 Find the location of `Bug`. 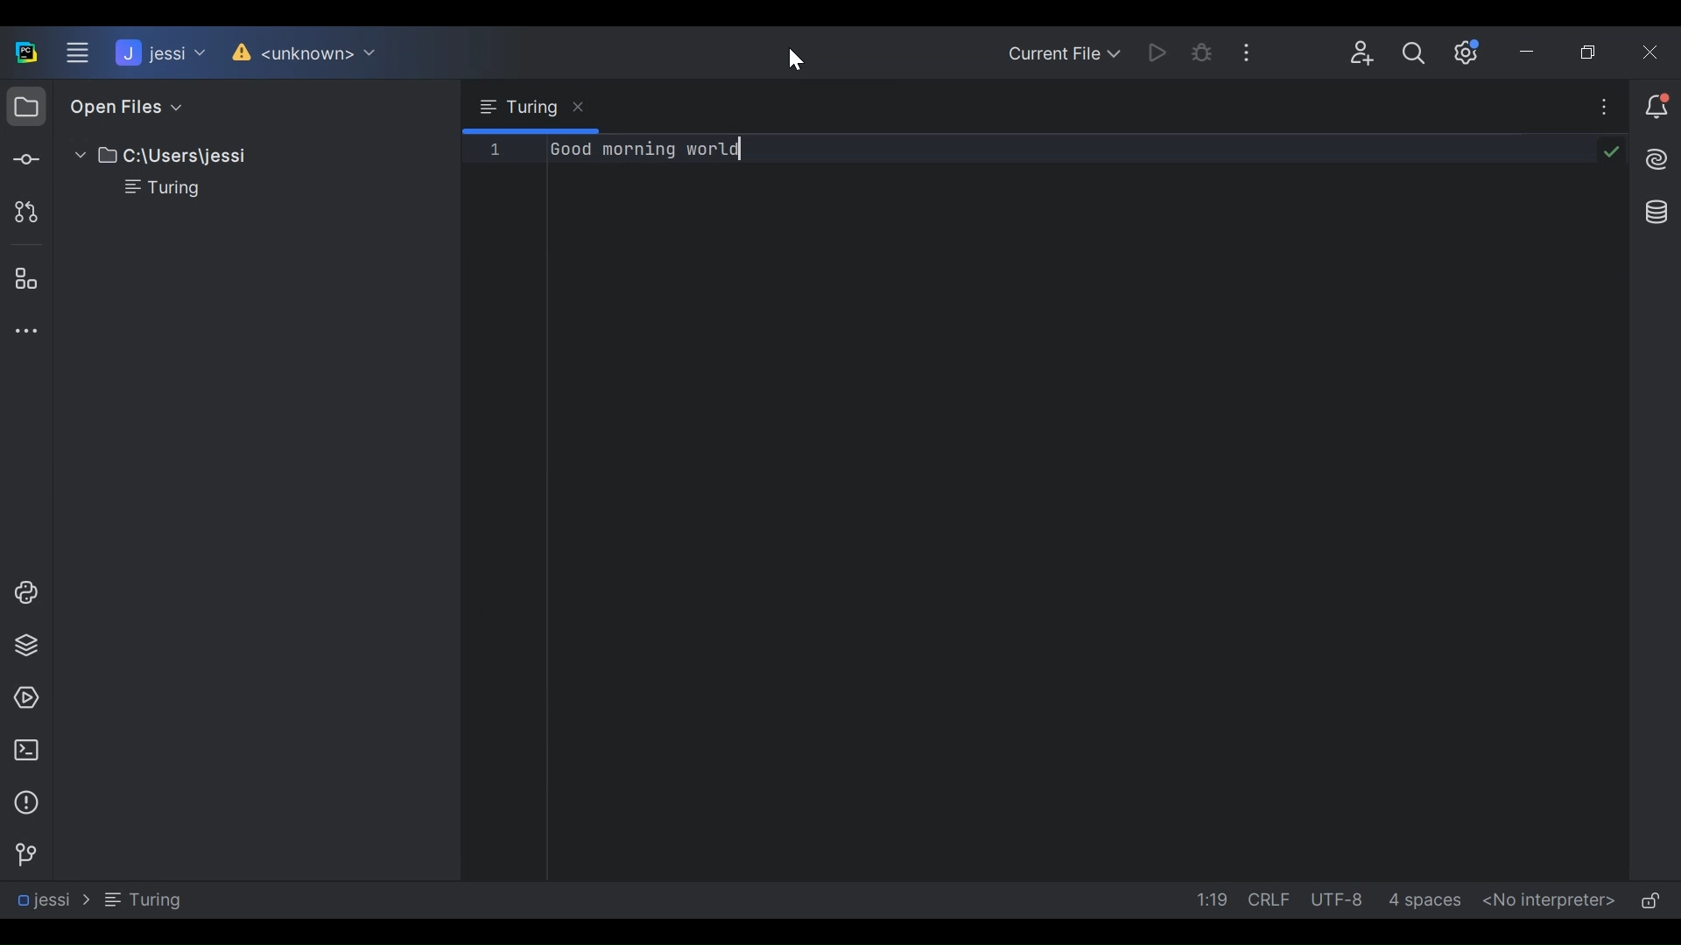

Bug is located at coordinates (1203, 51).